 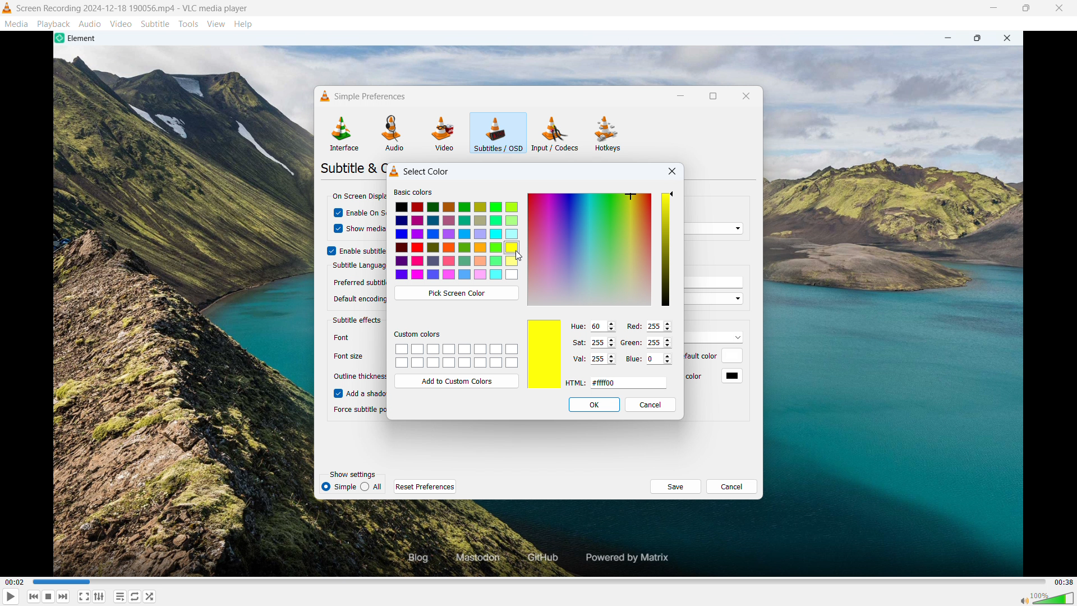 I want to click on Green, so click(x=632, y=342).